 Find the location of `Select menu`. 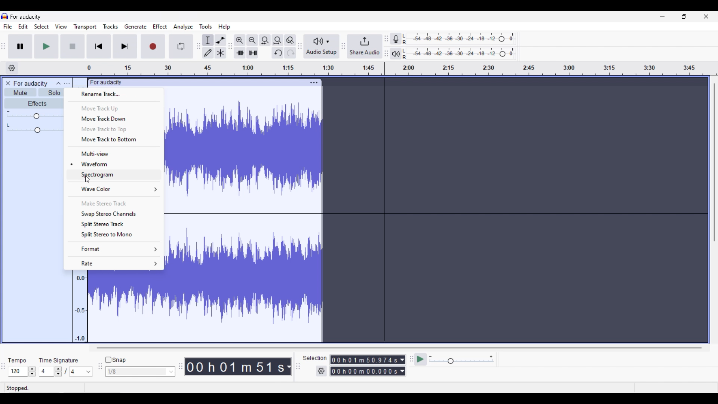

Select menu is located at coordinates (42, 26).